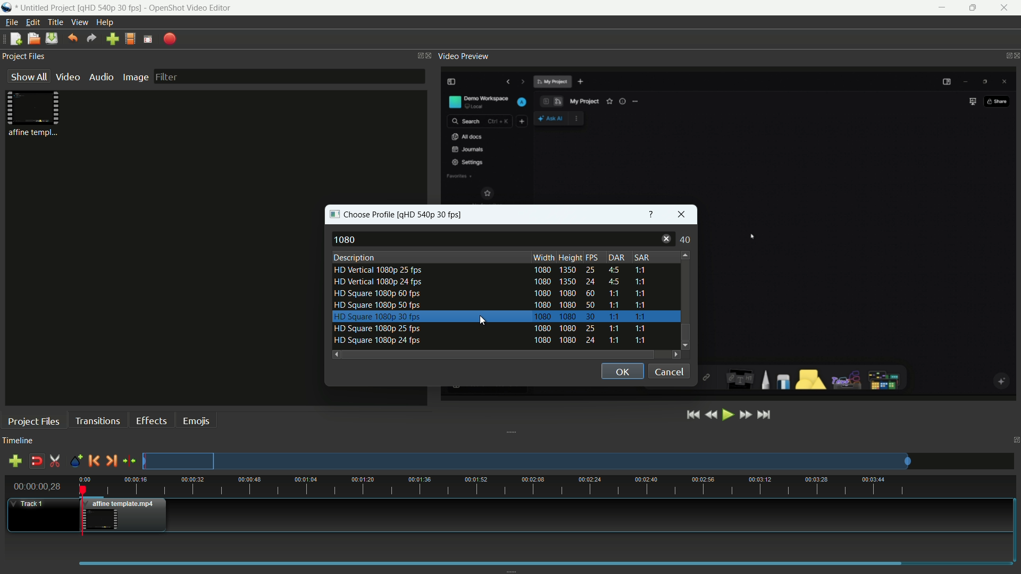 The width and height of the screenshot is (1021, 574). Describe the element at coordinates (684, 240) in the screenshot. I see `414` at that location.